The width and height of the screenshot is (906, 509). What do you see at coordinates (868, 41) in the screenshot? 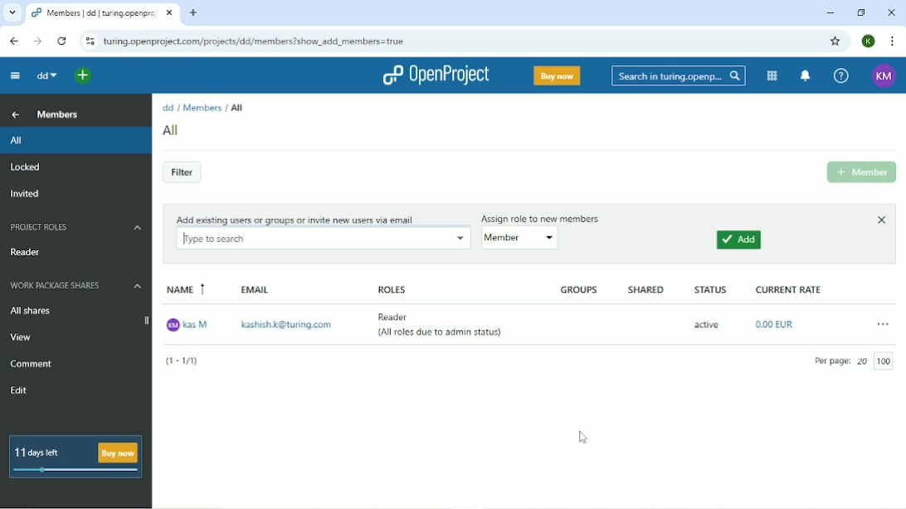
I see `Account` at bounding box center [868, 41].